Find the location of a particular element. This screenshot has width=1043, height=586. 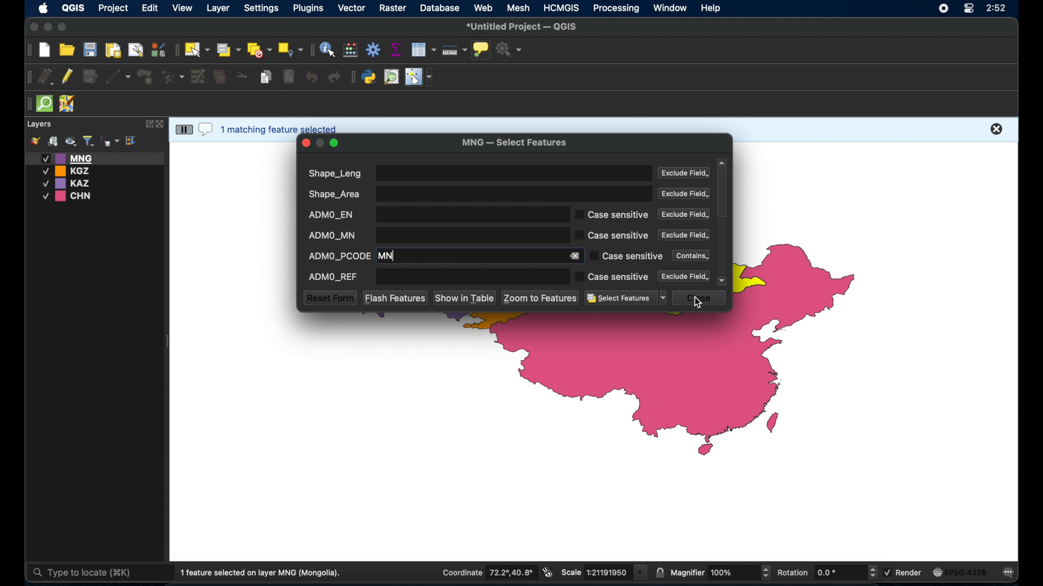

Exclude field is located at coordinates (683, 214).